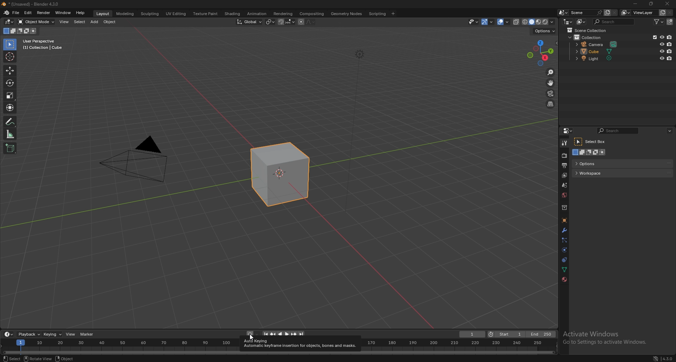 This screenshot has width=676, height=362. I want to click on snapping, so click(287, 22).